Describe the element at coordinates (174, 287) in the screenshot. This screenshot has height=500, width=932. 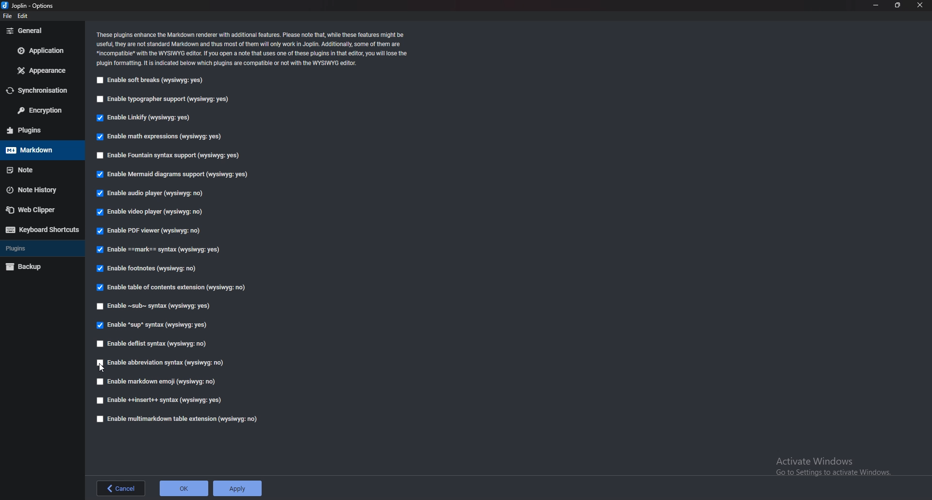
I see `Enable table of contents extension (wysiwyg: no)` at that location.